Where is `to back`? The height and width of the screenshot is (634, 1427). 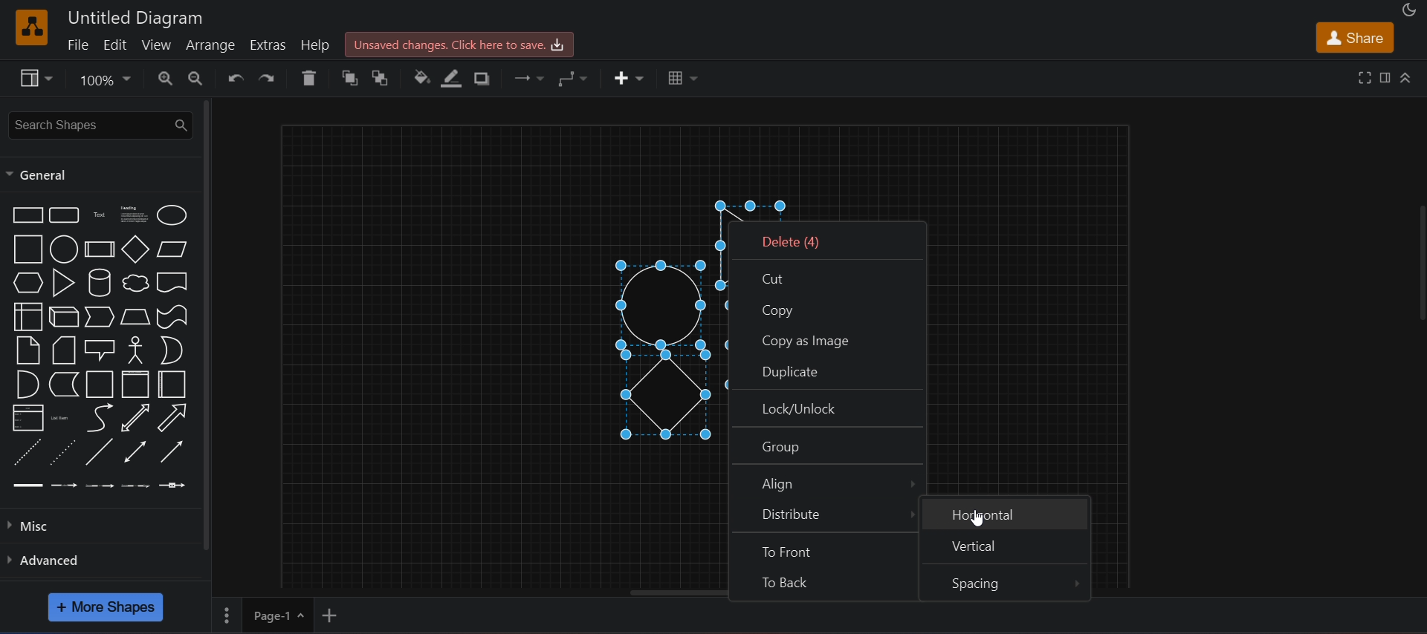 to back is located at coordinates (386, 78).